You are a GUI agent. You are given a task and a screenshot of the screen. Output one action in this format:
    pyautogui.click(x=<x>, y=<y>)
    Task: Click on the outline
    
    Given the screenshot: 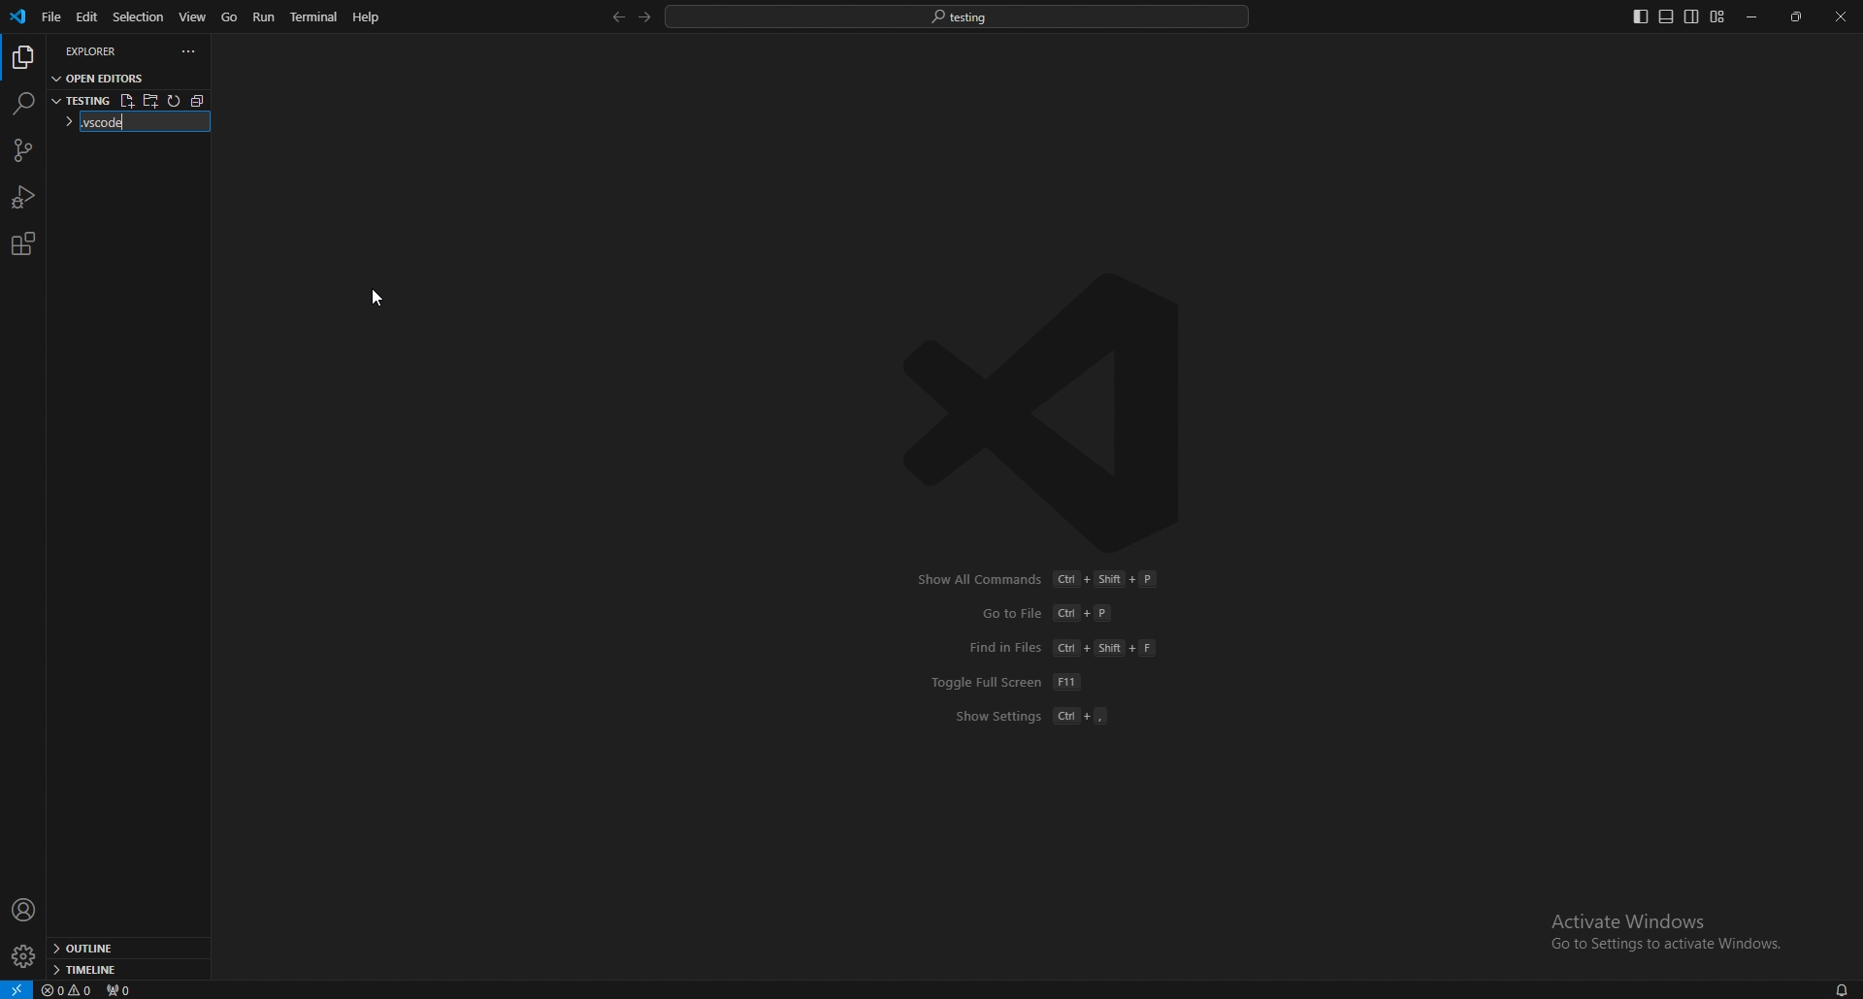 What is the action you would take?
    pyautogui.click(x=125, y=950)
    